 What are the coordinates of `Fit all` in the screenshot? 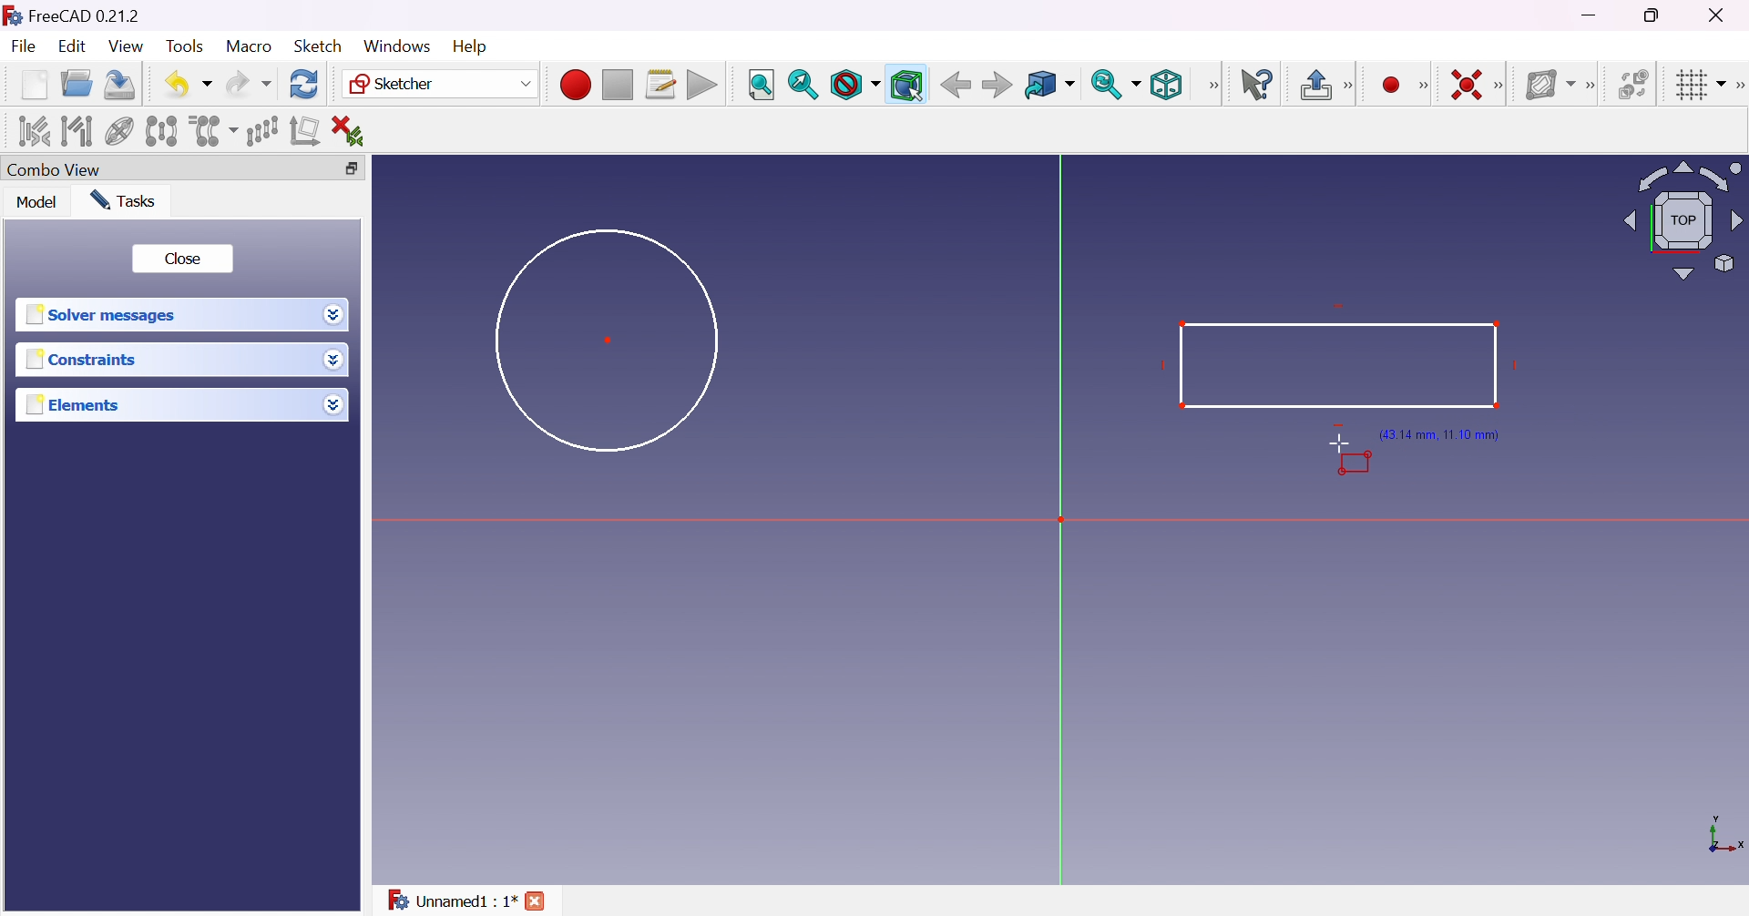 It's located at (761, 86).